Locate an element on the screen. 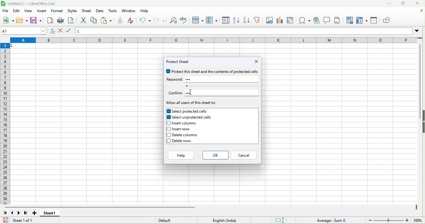 Image resolution: width=425 pixels, height=224 pixels. new is located at coordinates (8, 21).